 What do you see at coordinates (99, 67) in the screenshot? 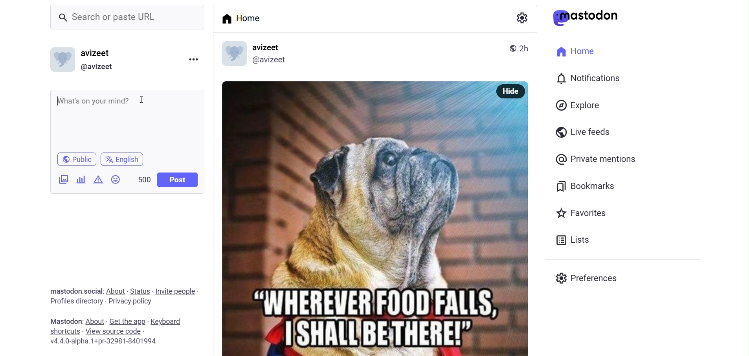
I see `@avizeet` at bounding box center [99, 67].